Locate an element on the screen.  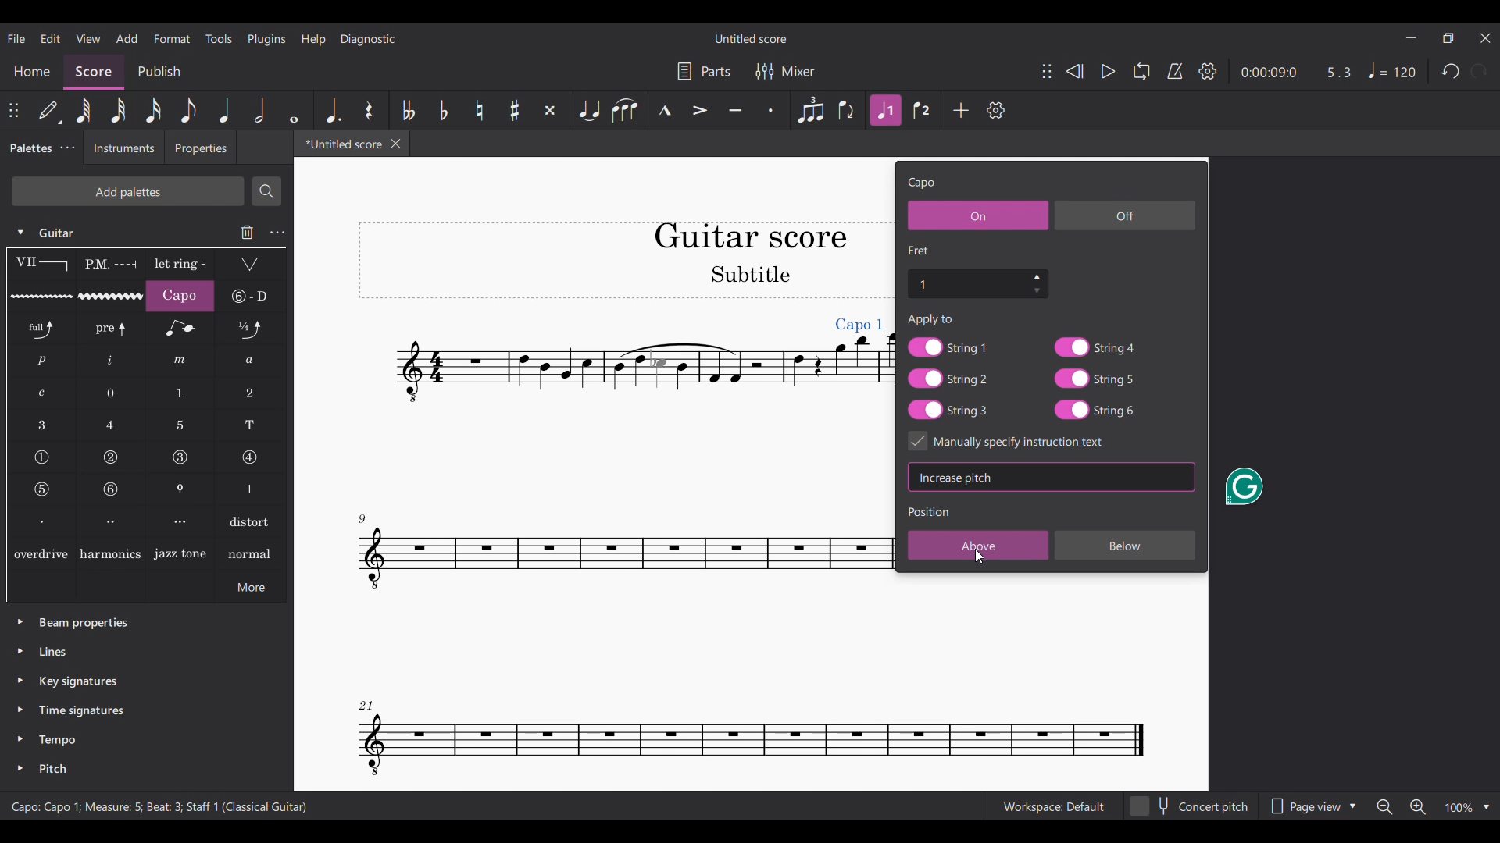
Click to expand key signatures palette is located at coordinates (20, 680).